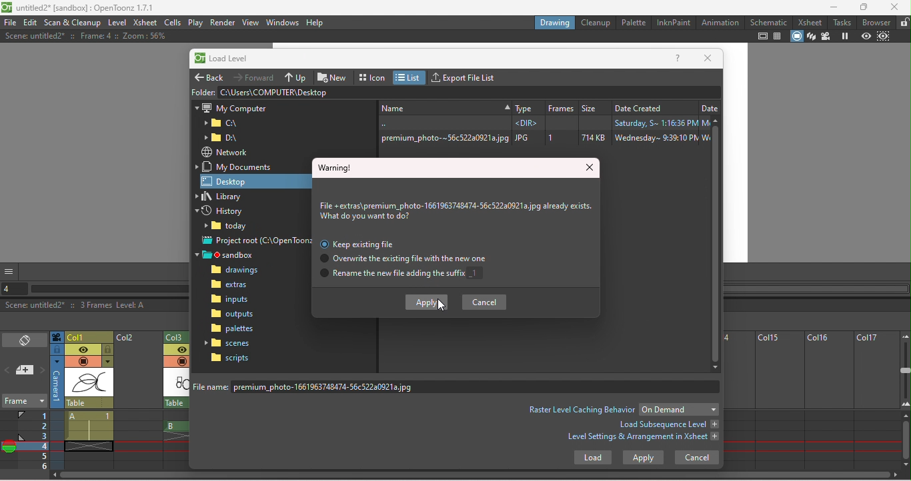 The width and height of the screenshot is (911, 481). Describe the element at coordinates (181, 361) in the screenshot. I see `camera stand visibility toggle` at that location.